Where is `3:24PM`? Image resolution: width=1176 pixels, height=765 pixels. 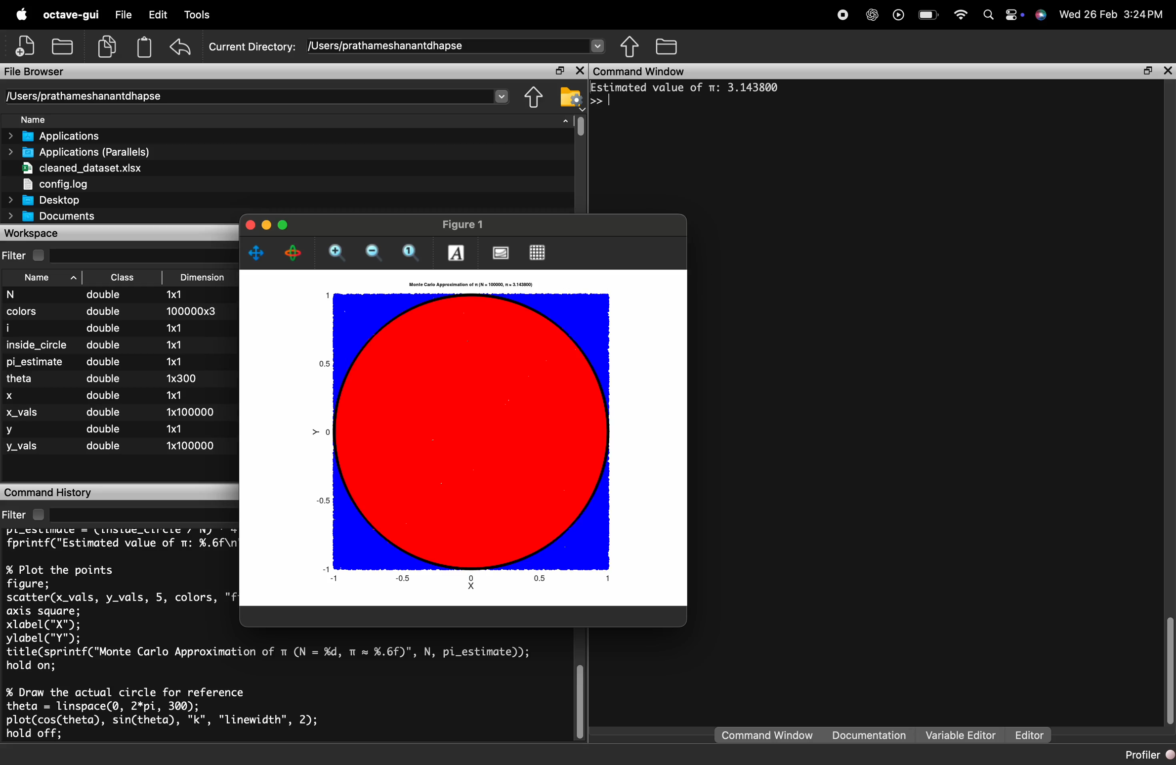 3:24PM is located at coordinates (1145, 14).